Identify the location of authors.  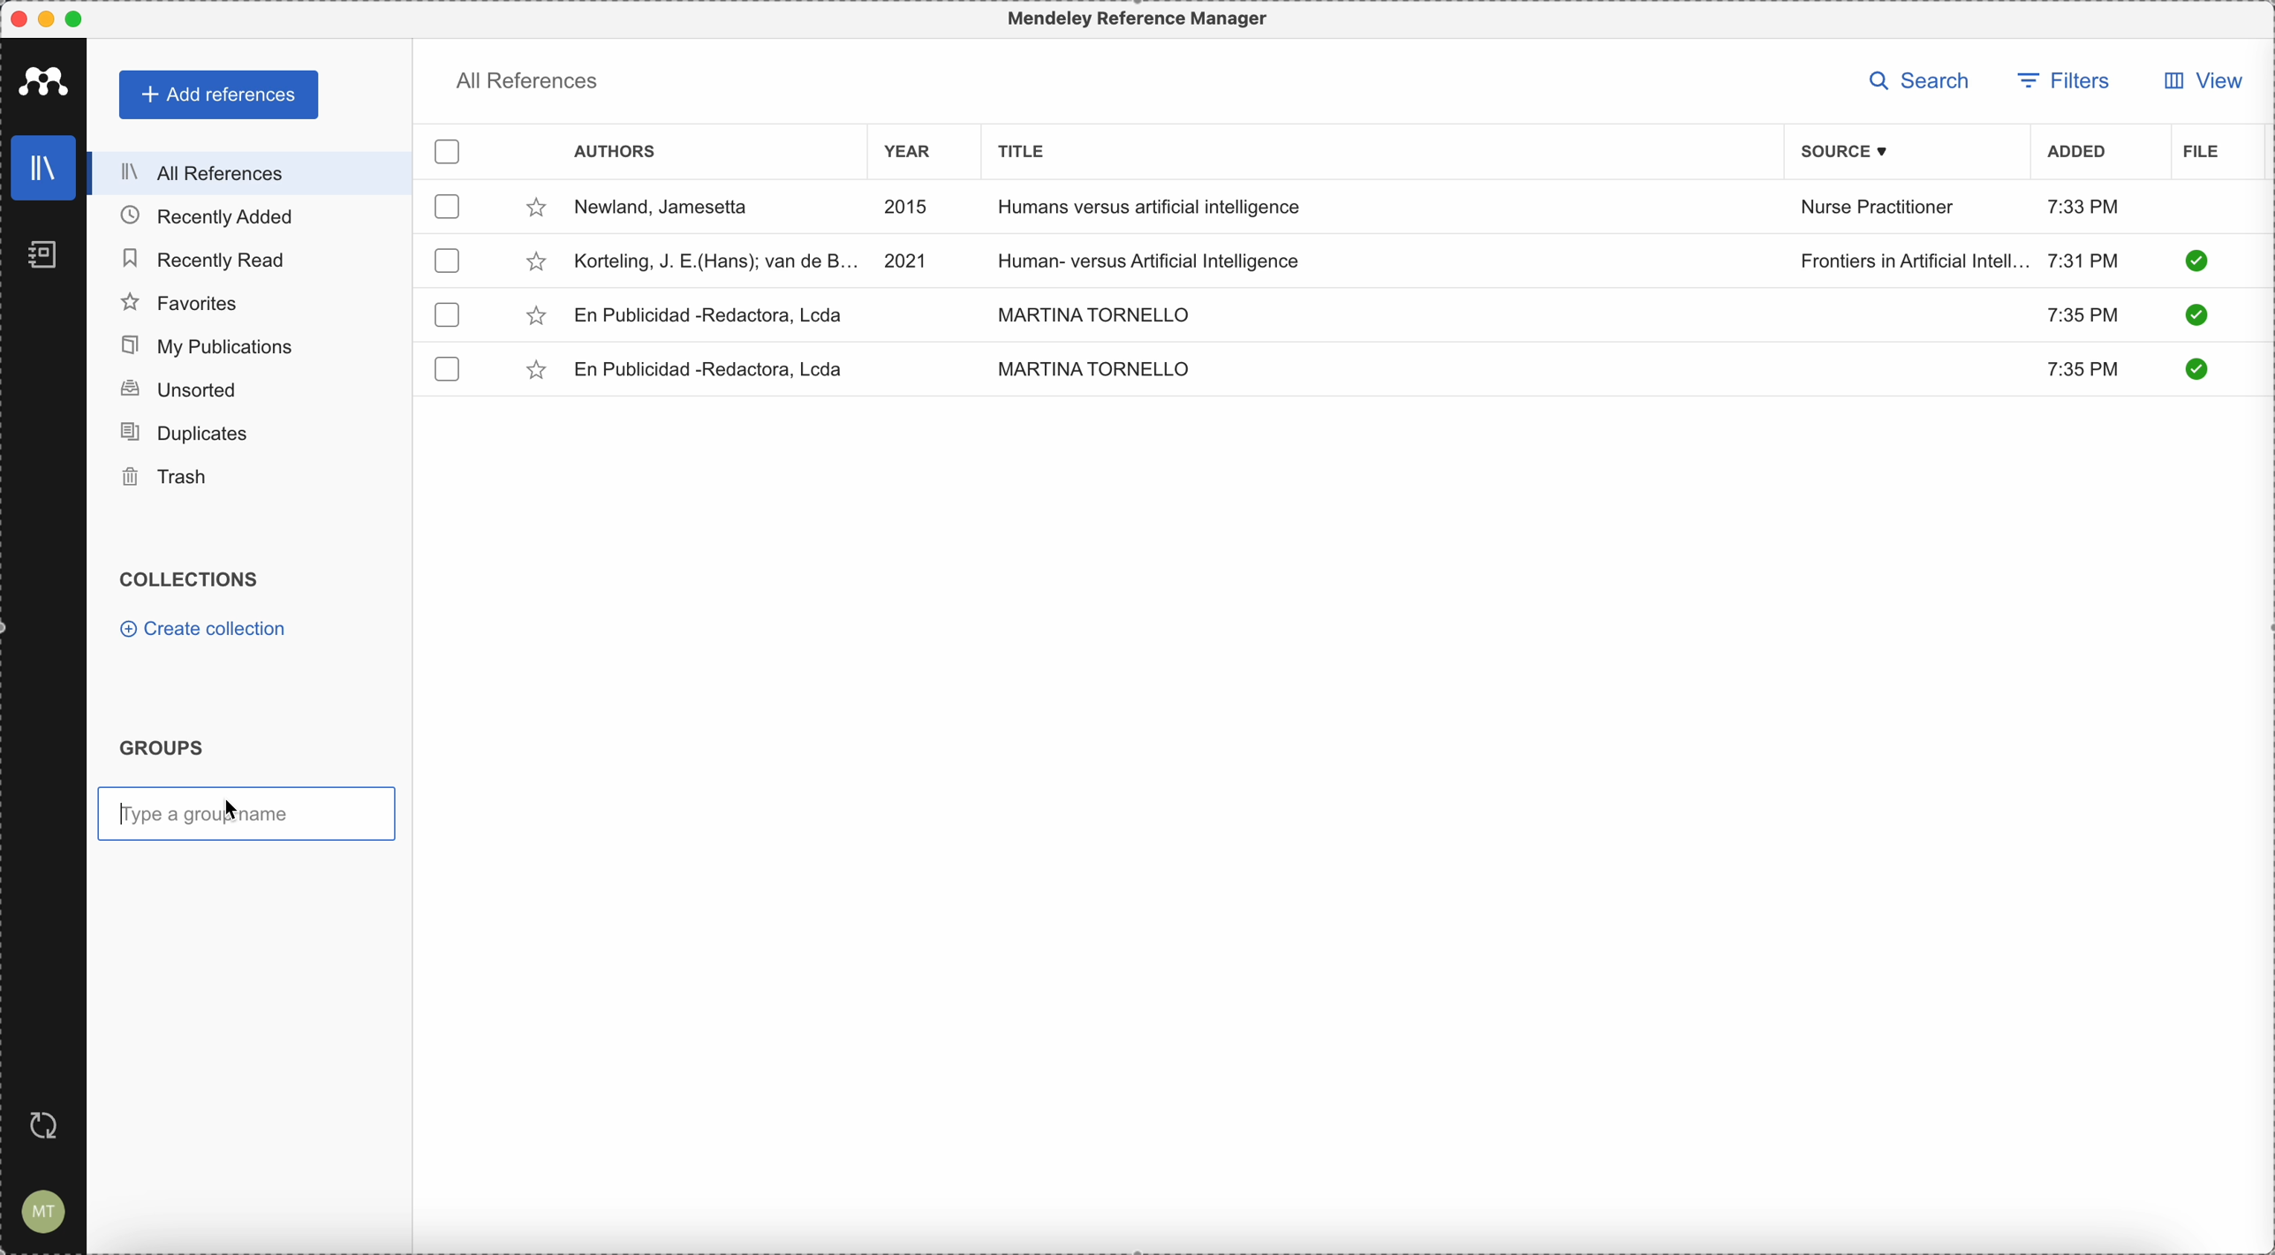
(615, 154).